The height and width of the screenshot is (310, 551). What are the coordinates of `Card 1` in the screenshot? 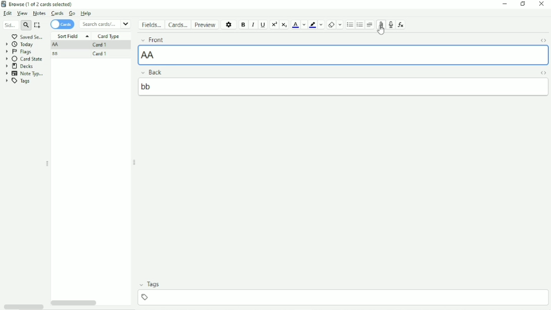 It's located at (100, 44).